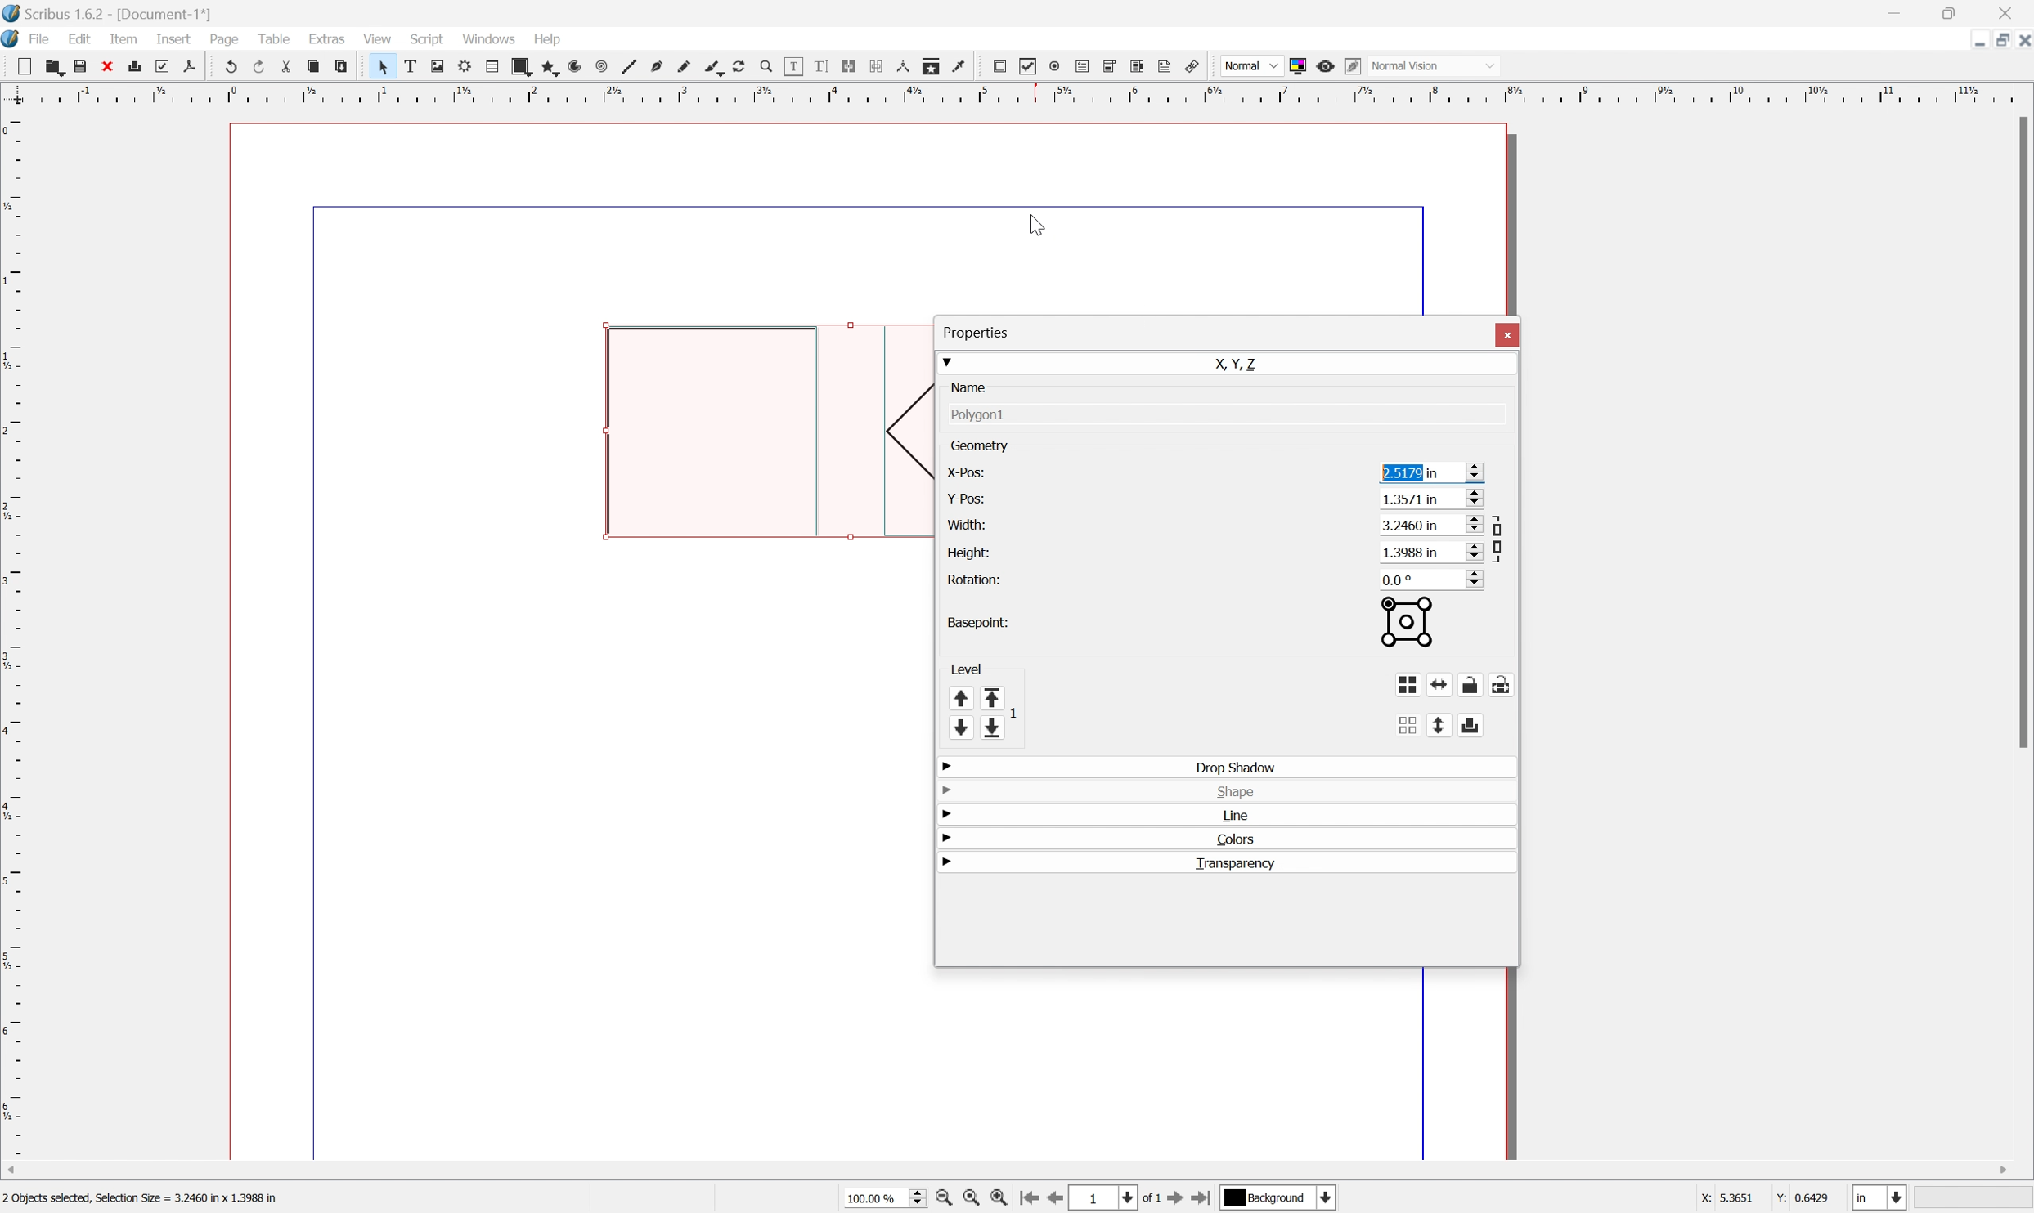 The height and width of the screenshot is (1213, 2034). Describe the element at coordinates (880, 1197) in the screenshot. I see `Select current zoom level` at that location.